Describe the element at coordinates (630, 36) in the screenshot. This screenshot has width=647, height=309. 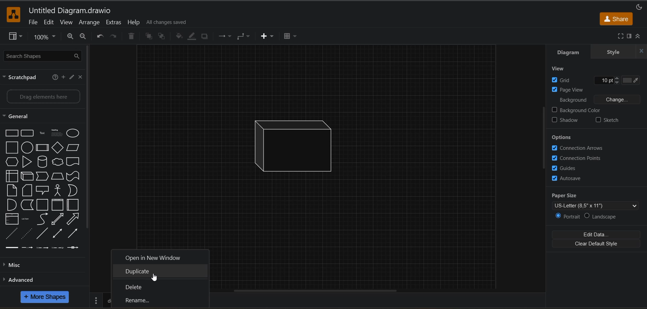
I see `format` at that location.